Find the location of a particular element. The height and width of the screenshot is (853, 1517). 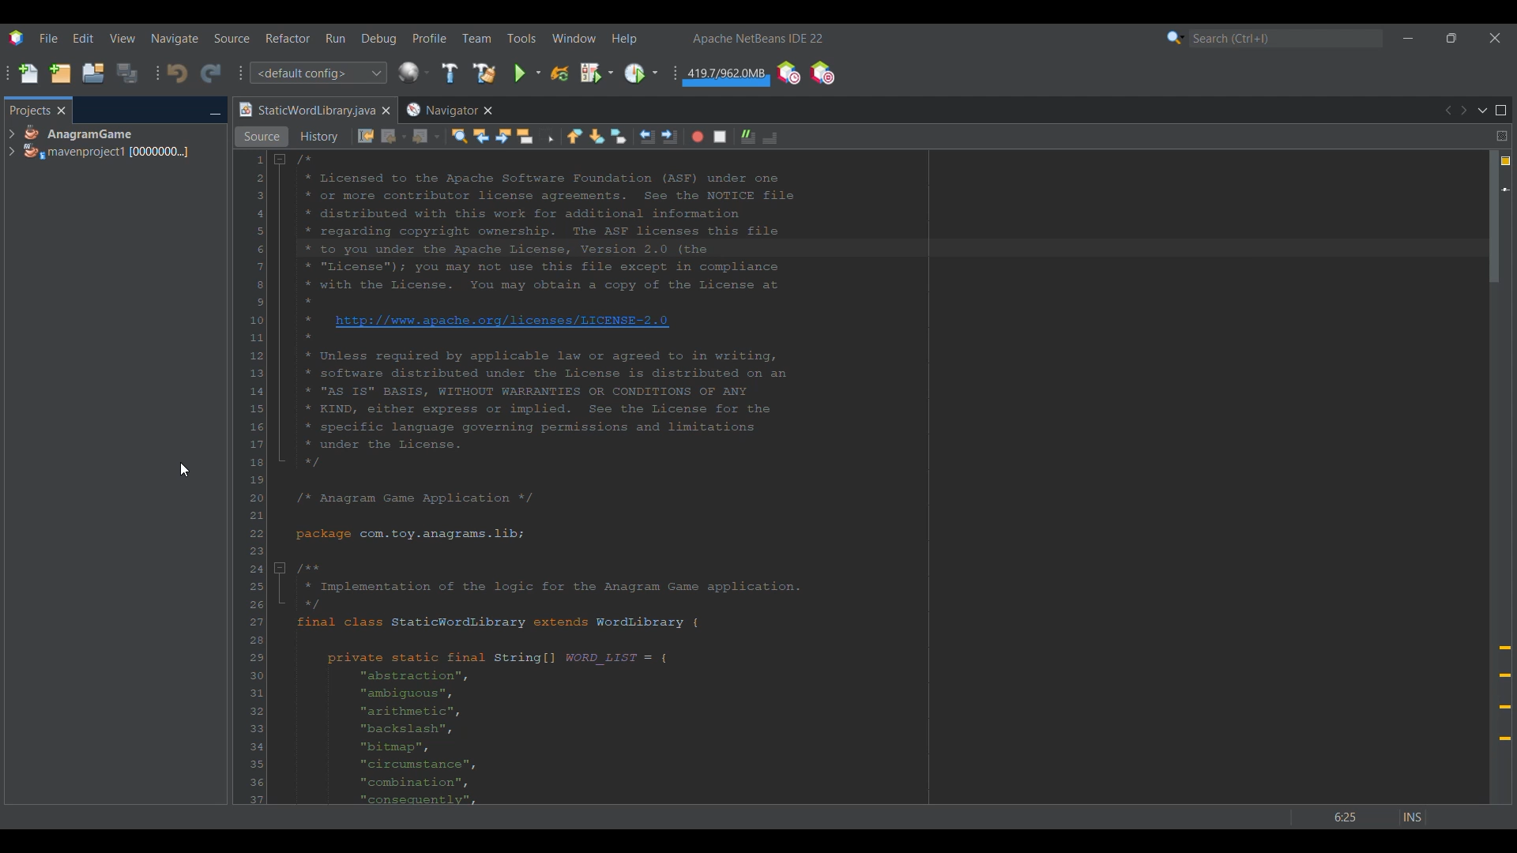

Profile menu is located at coordinates (430, 38).